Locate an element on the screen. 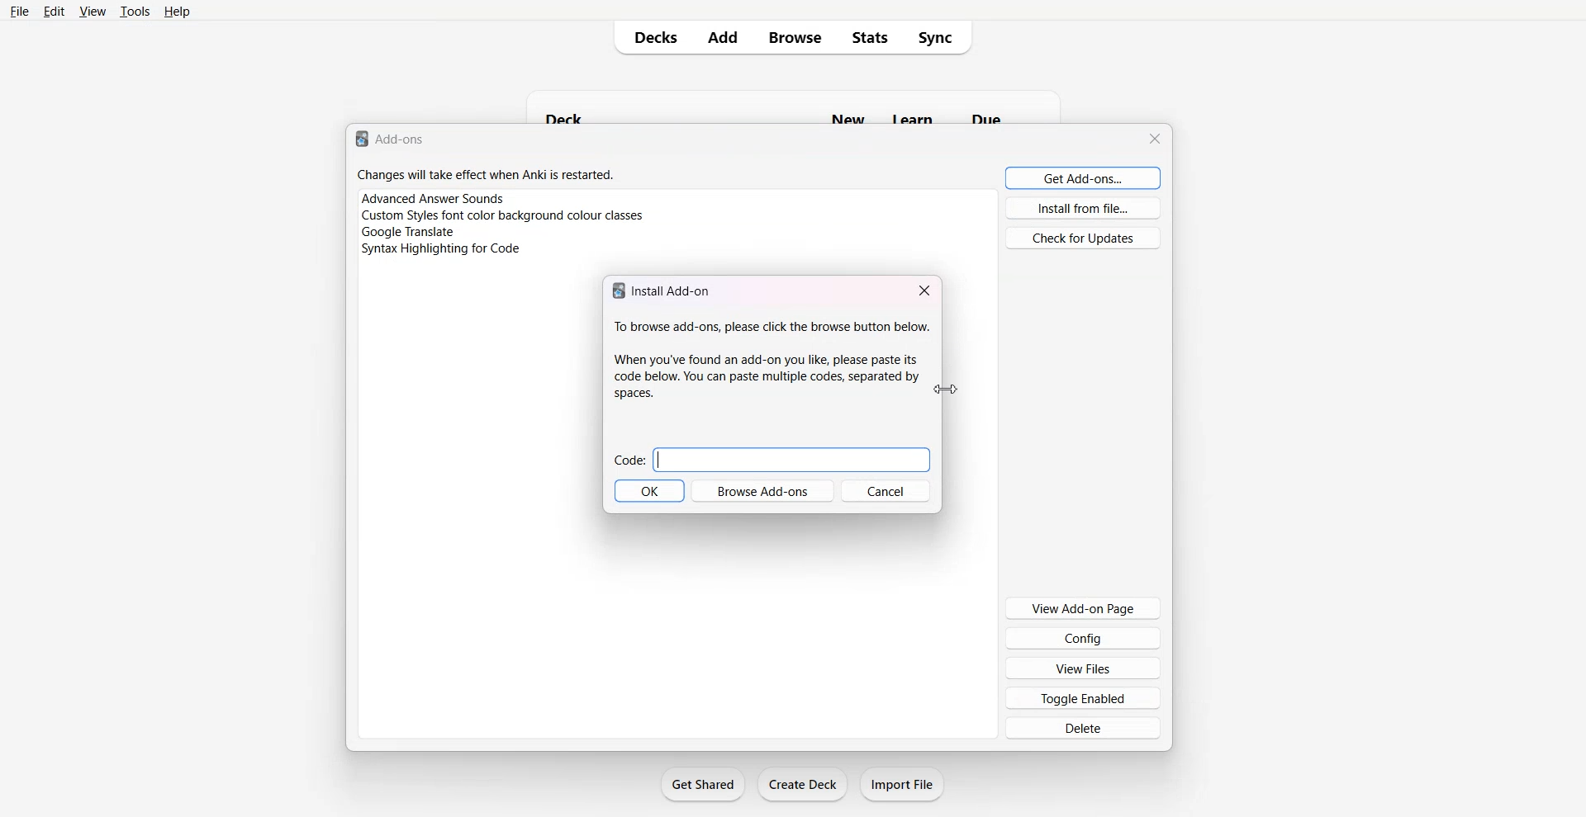 Image resolution: width=1586 pixels, height=817 pixels. Sync is located at coordinates (943, 37).